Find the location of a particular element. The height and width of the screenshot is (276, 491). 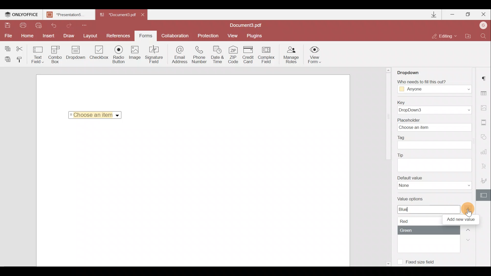

Phone number is located at coordinates (200, 55).